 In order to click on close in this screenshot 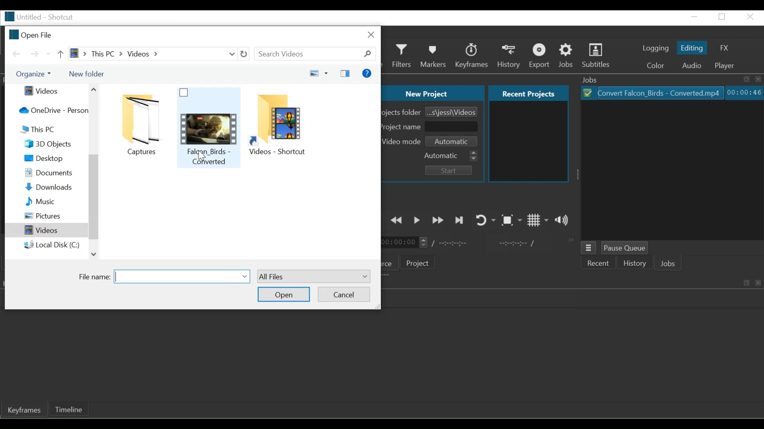, I will do `click(751, 17)`.